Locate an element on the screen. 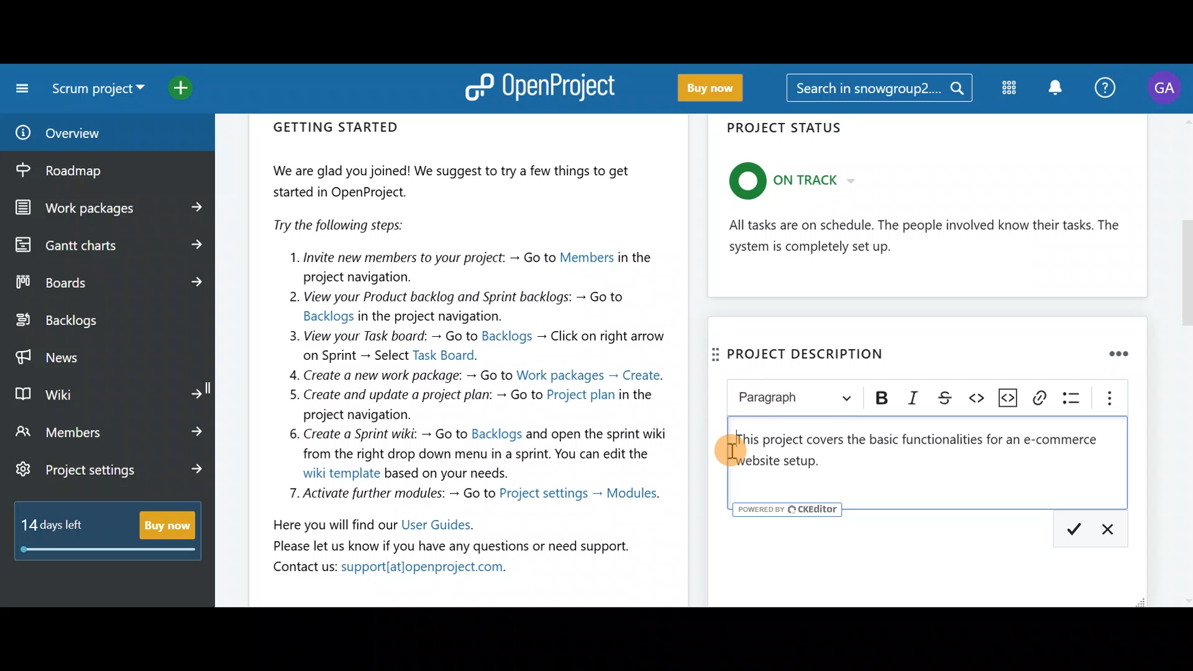  Buy now is located at coordinates (719, 89).